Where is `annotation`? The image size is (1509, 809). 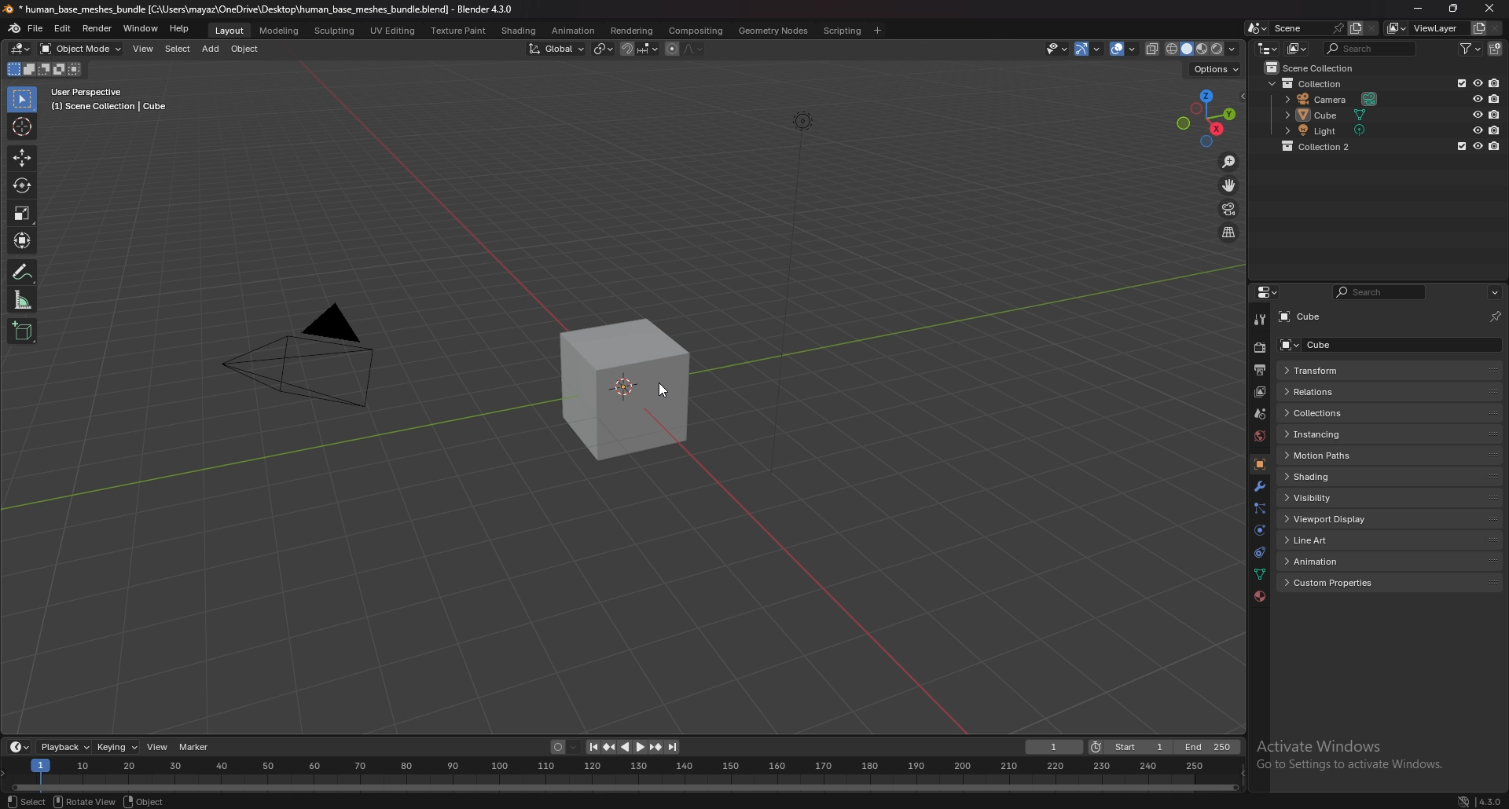 annotation is located at coordinates (24, 271).